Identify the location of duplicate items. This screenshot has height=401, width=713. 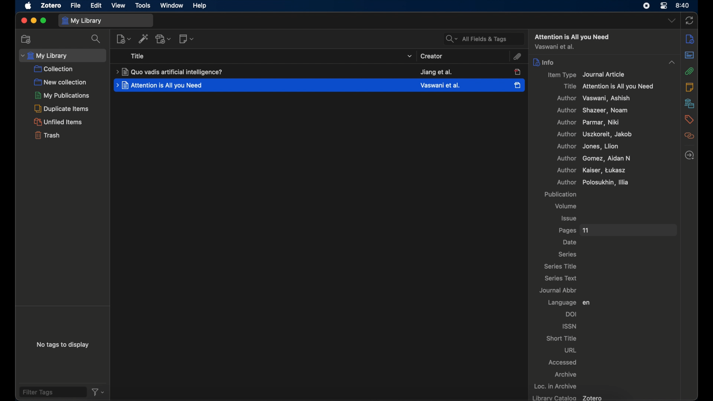
(62, 108).